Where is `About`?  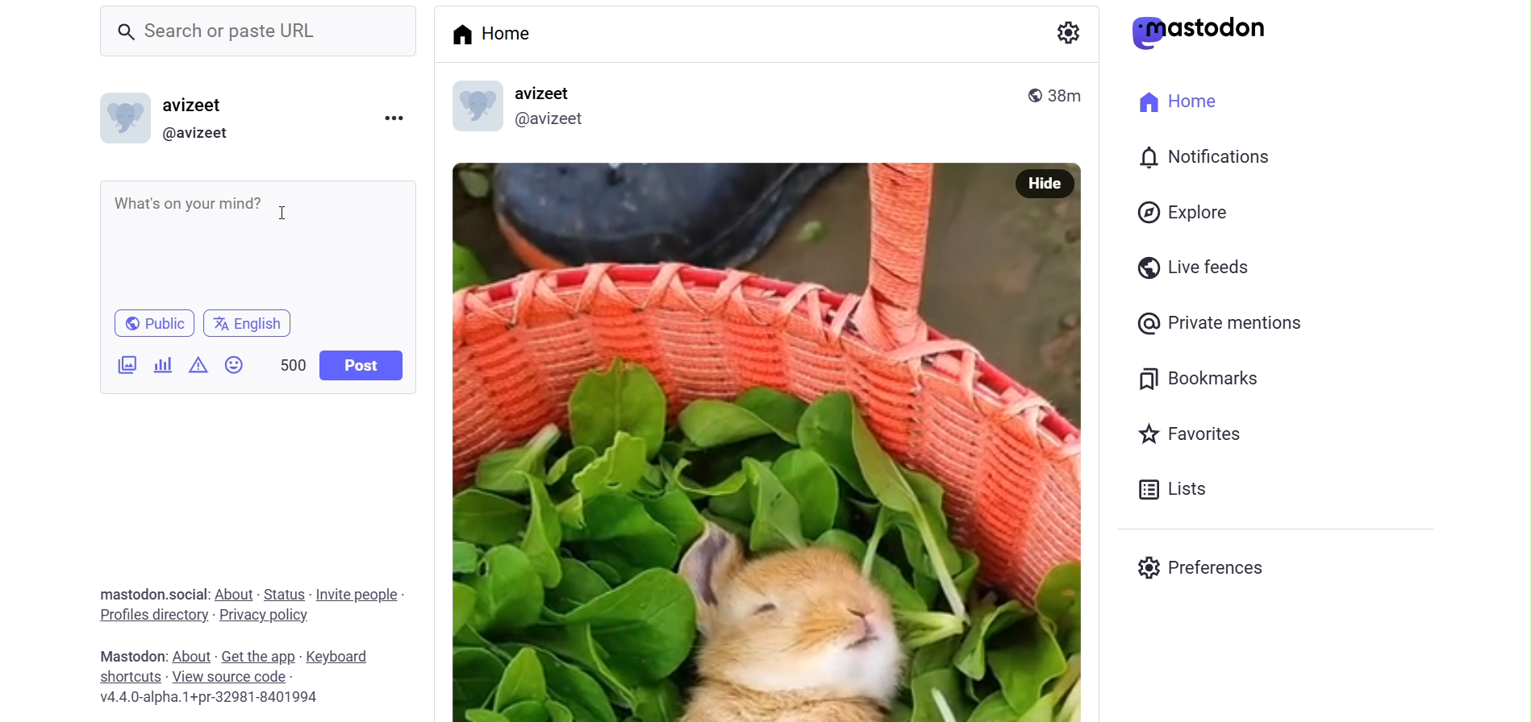
About is located at coordinates (194, 654).